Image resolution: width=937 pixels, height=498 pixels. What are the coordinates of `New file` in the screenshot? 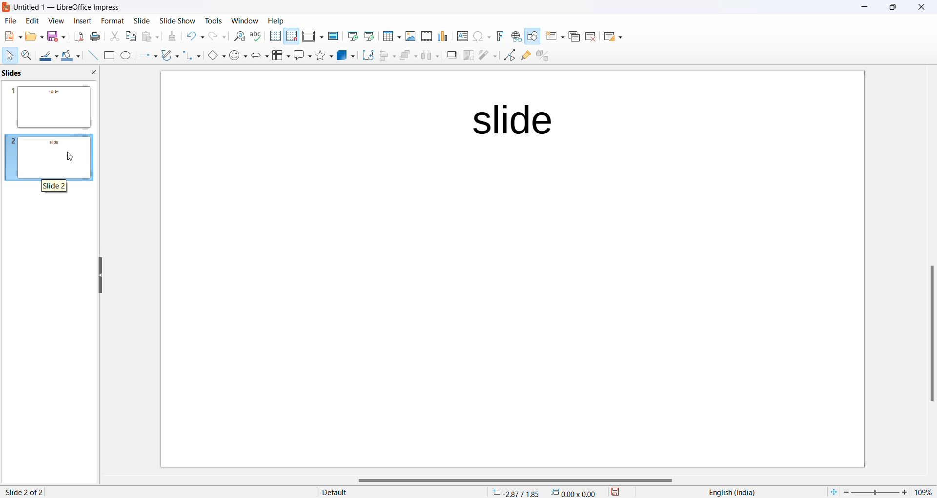 It's located at (33, 36).